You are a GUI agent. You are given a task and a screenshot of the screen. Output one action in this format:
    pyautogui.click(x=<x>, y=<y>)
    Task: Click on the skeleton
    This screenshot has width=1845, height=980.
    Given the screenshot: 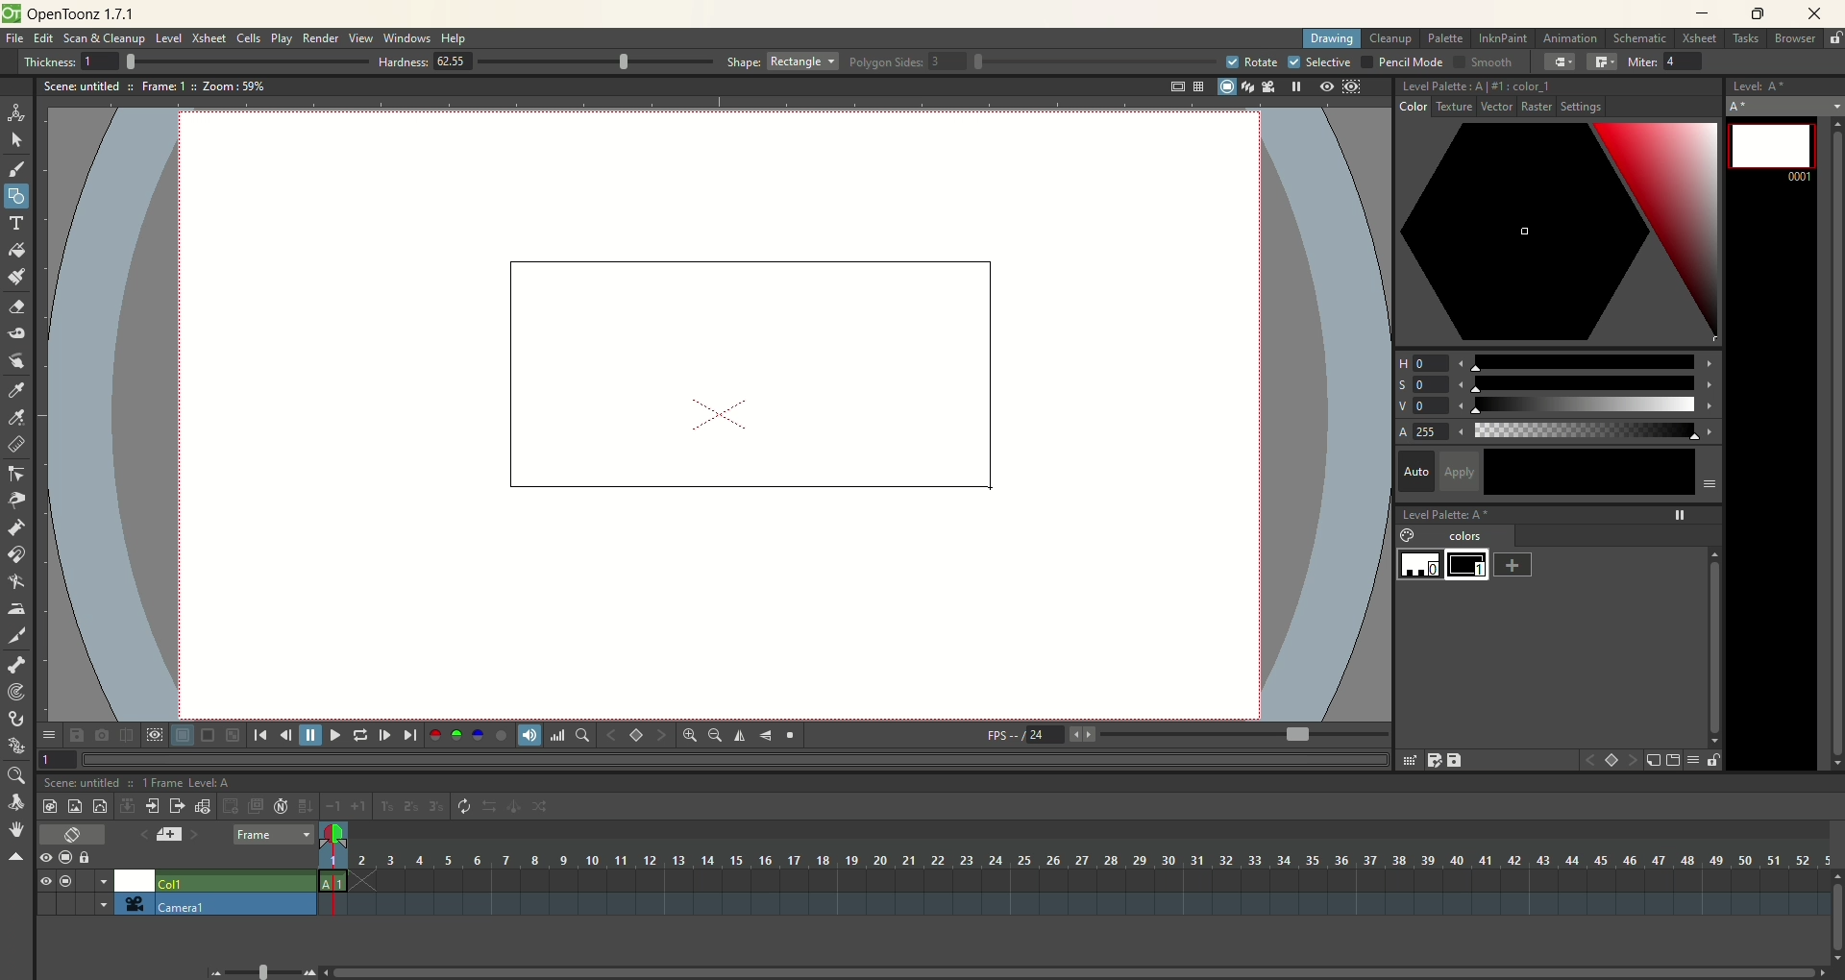 What is the action you would take?
    pyautogui.click(x=14, y=663)
    